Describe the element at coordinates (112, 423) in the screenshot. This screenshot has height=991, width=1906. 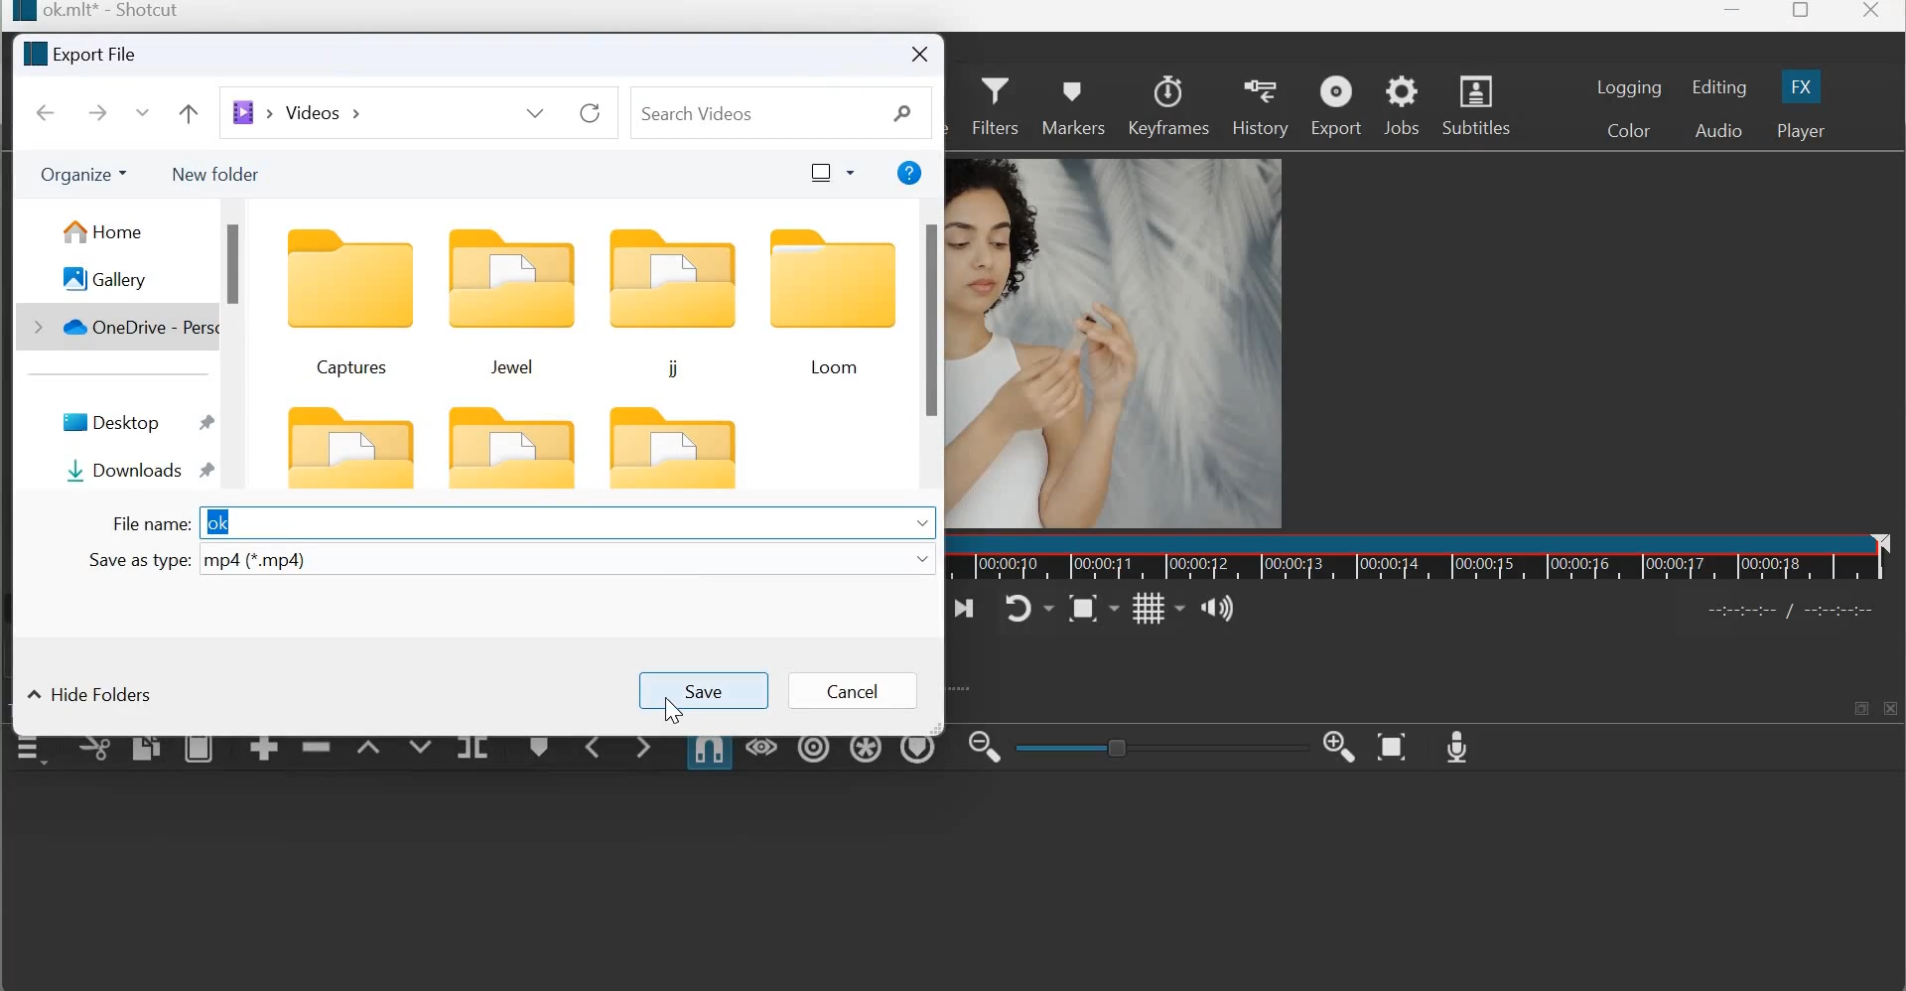
I see `Desktop` at that location.